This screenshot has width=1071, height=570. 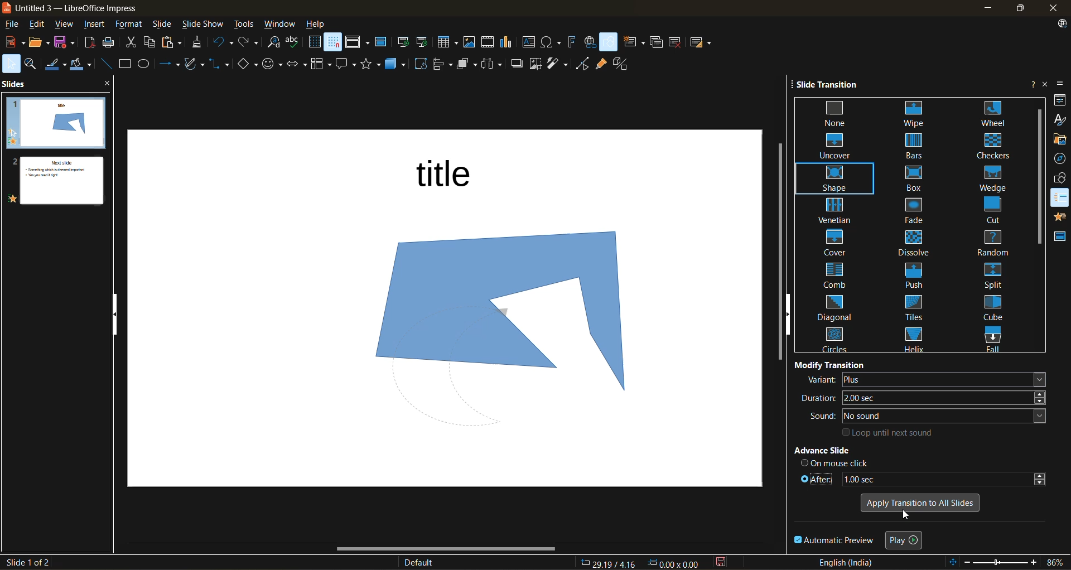 I want to click on lines and arrows, so click(x=170, y=65).